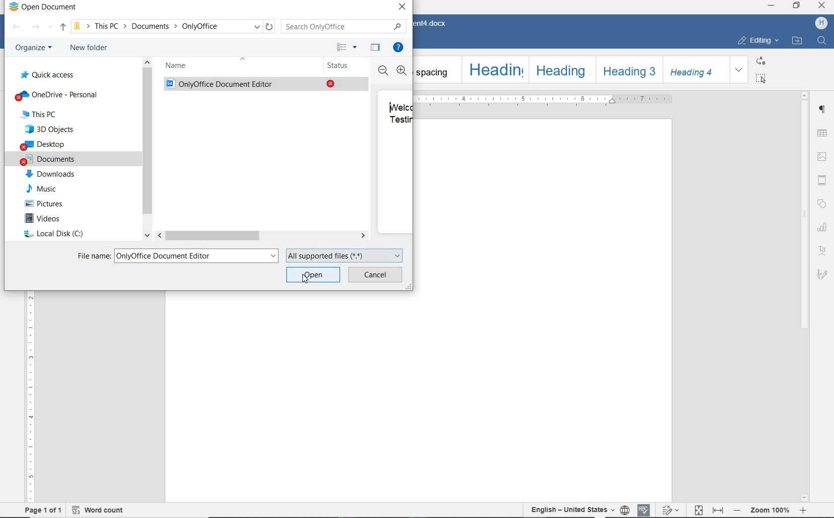 The width and height of the screenshot is (834, 518). What do you see at coordinates (270, 31) in the screenshot?
I see `Refresh` at bounding box center [270, 31].